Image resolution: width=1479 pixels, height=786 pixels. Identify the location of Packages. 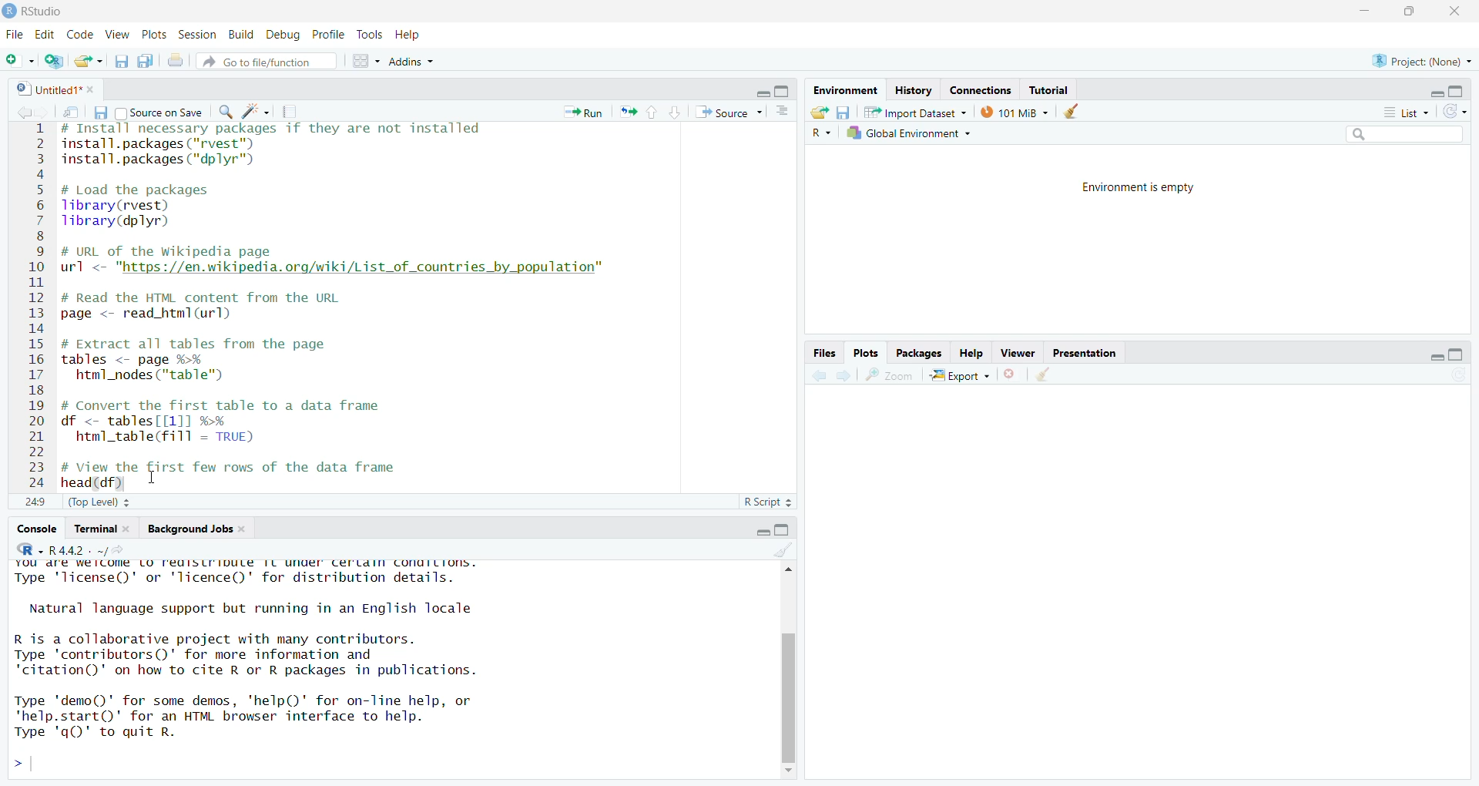
(918, 353).